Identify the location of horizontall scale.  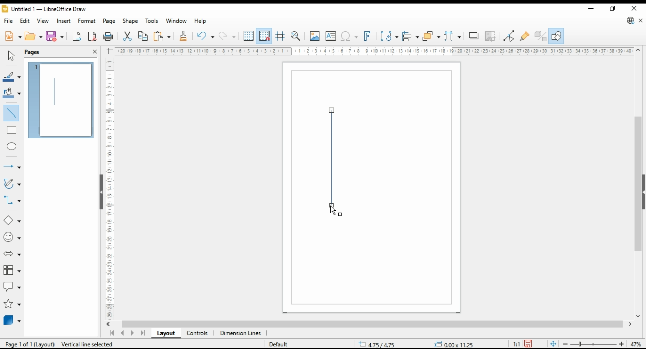
(373, 51).